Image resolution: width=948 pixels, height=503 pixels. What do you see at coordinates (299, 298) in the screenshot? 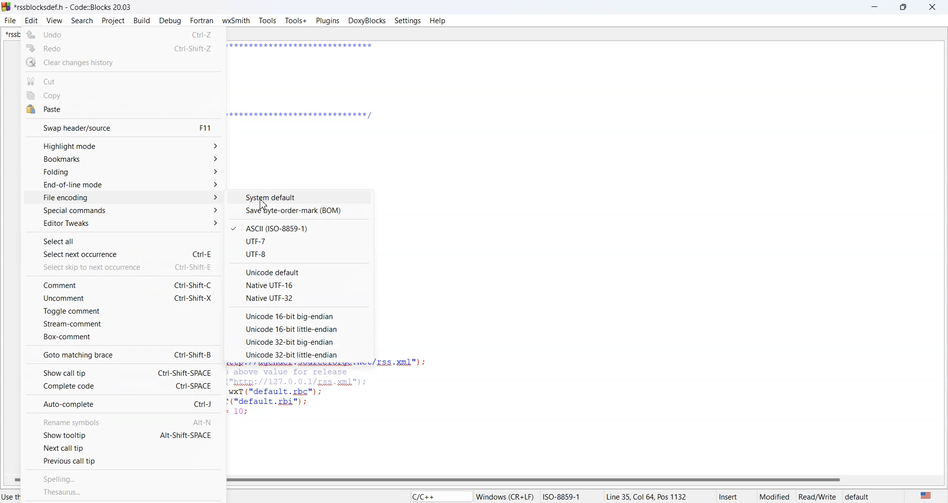
I see `Native UTF-32` at bounding box center [299, 298].